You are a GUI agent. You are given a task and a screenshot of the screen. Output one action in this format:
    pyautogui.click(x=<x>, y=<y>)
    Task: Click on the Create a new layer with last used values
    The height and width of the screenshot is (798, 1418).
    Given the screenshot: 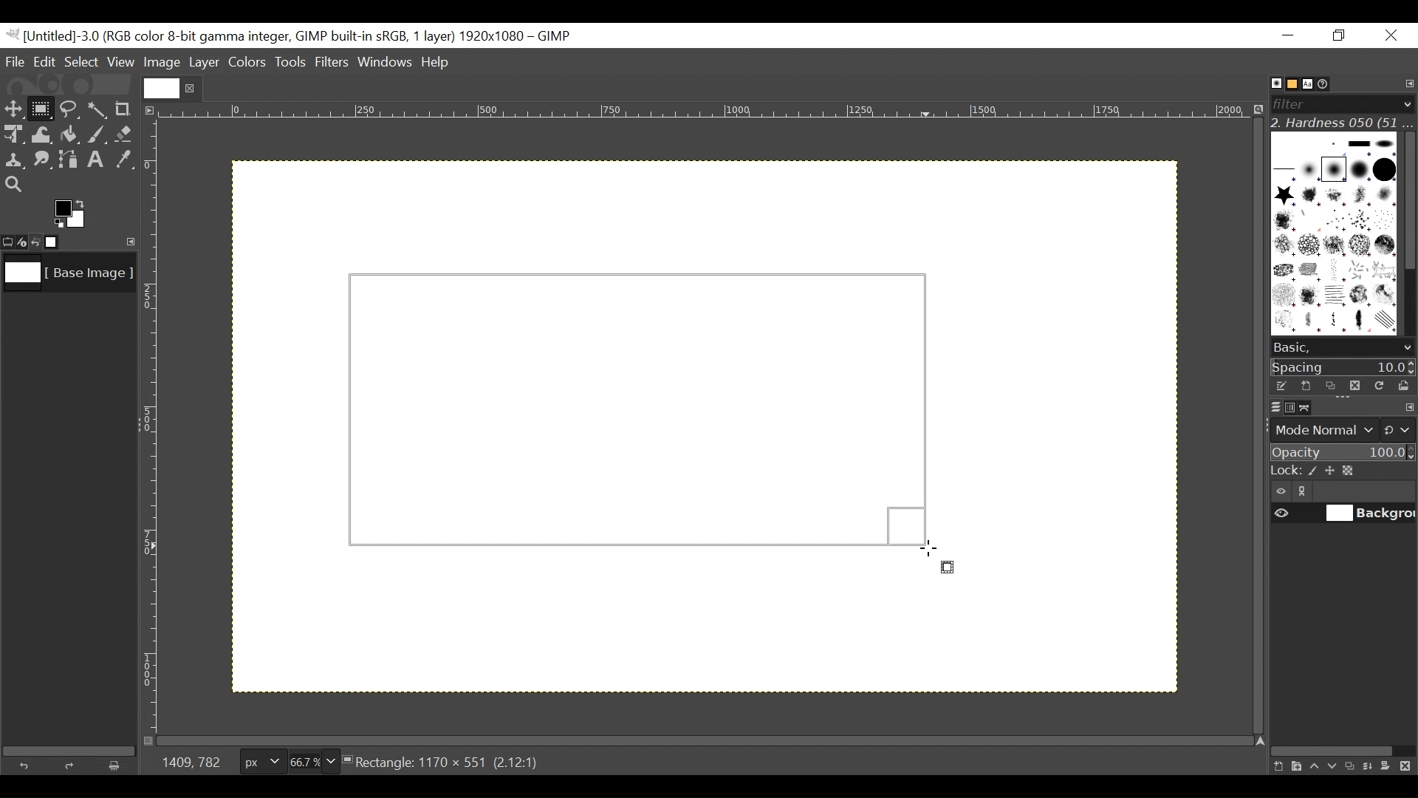 What is the action you would take?
    pyautogui.click(x=1276, y=767)
    